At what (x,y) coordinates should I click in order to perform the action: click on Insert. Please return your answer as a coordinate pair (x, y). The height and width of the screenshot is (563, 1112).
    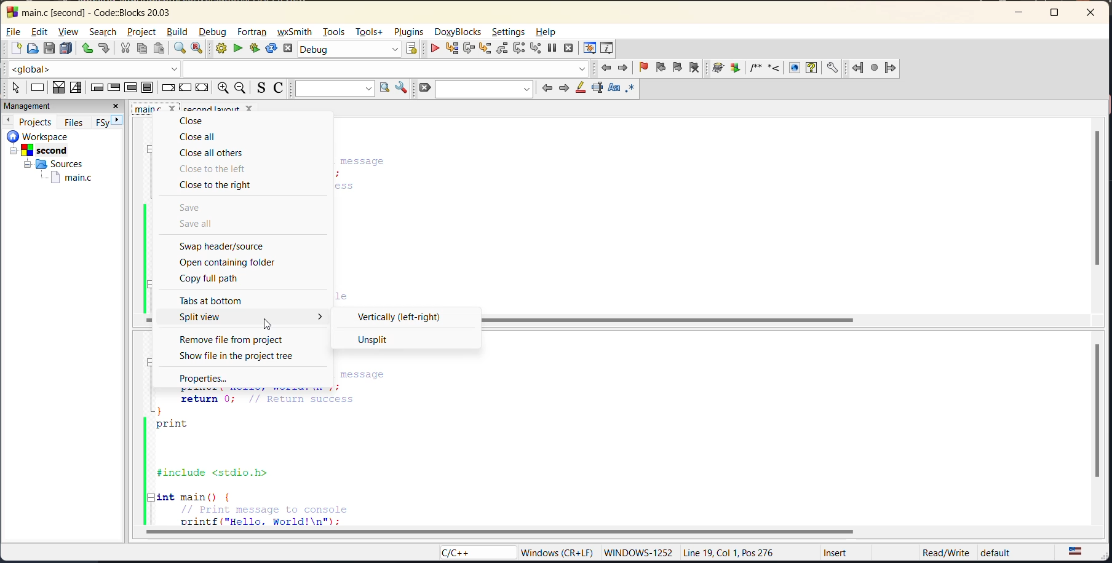
    Looking at the image, I should click on (836, 554).